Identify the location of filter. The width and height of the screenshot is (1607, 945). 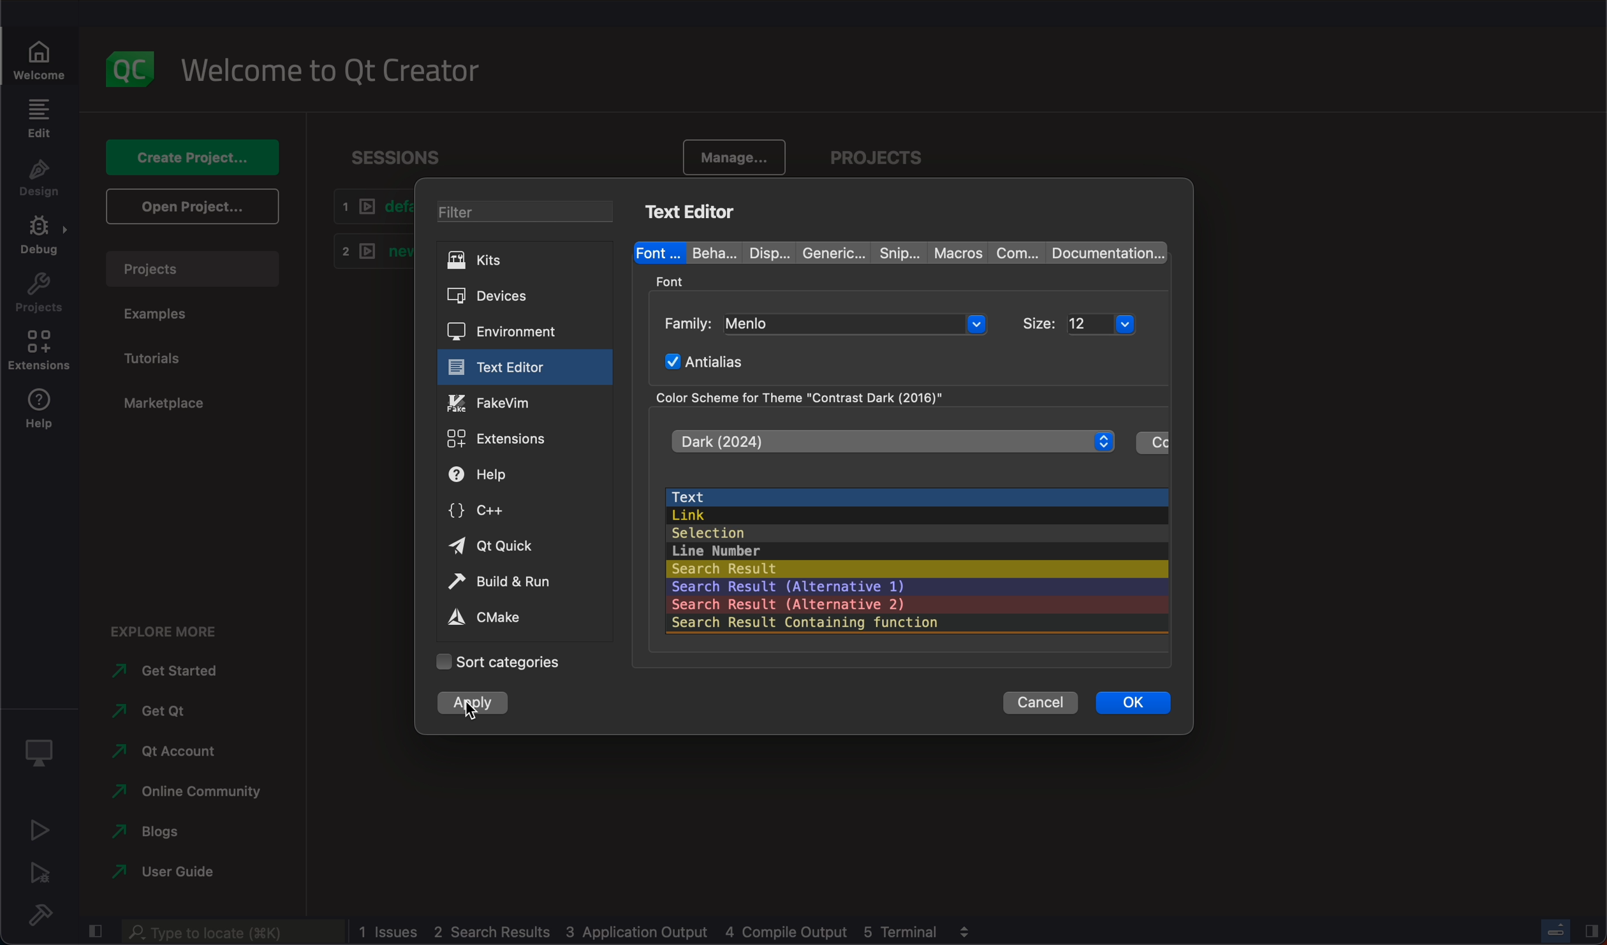
(534, 214).